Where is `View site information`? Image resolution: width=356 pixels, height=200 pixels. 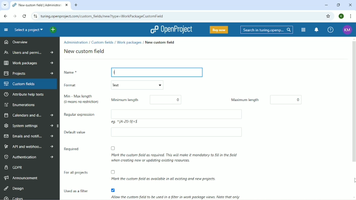
View site information is located at coordinates (35, 16).